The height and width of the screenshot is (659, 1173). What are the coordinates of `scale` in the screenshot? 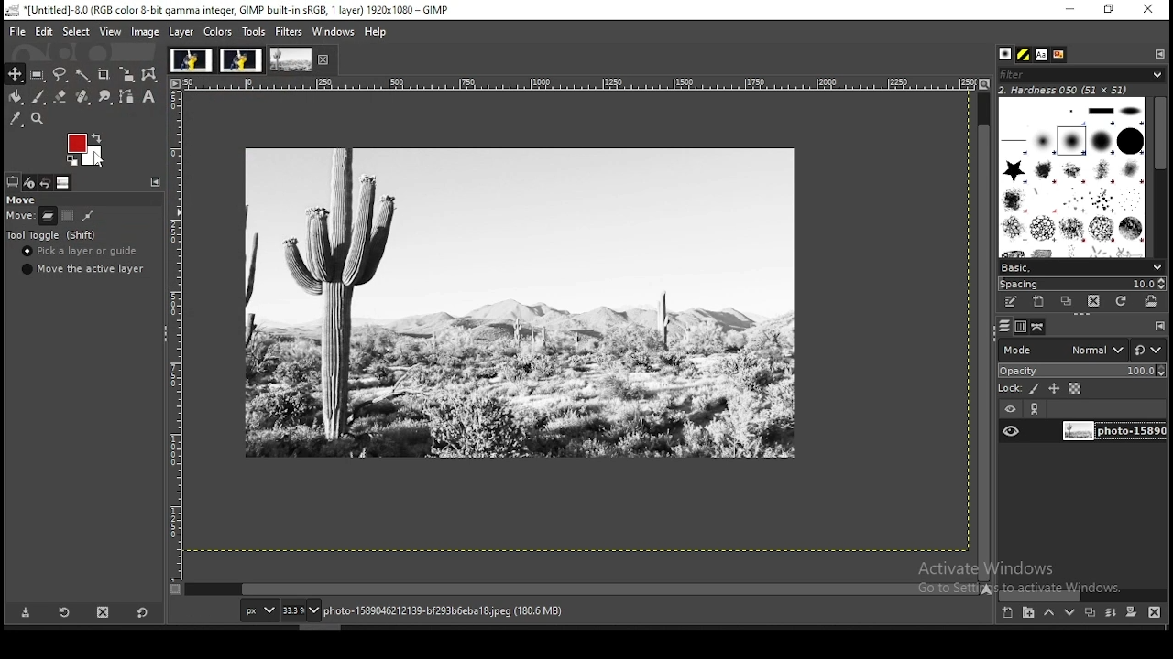 It's located at (576, 83).